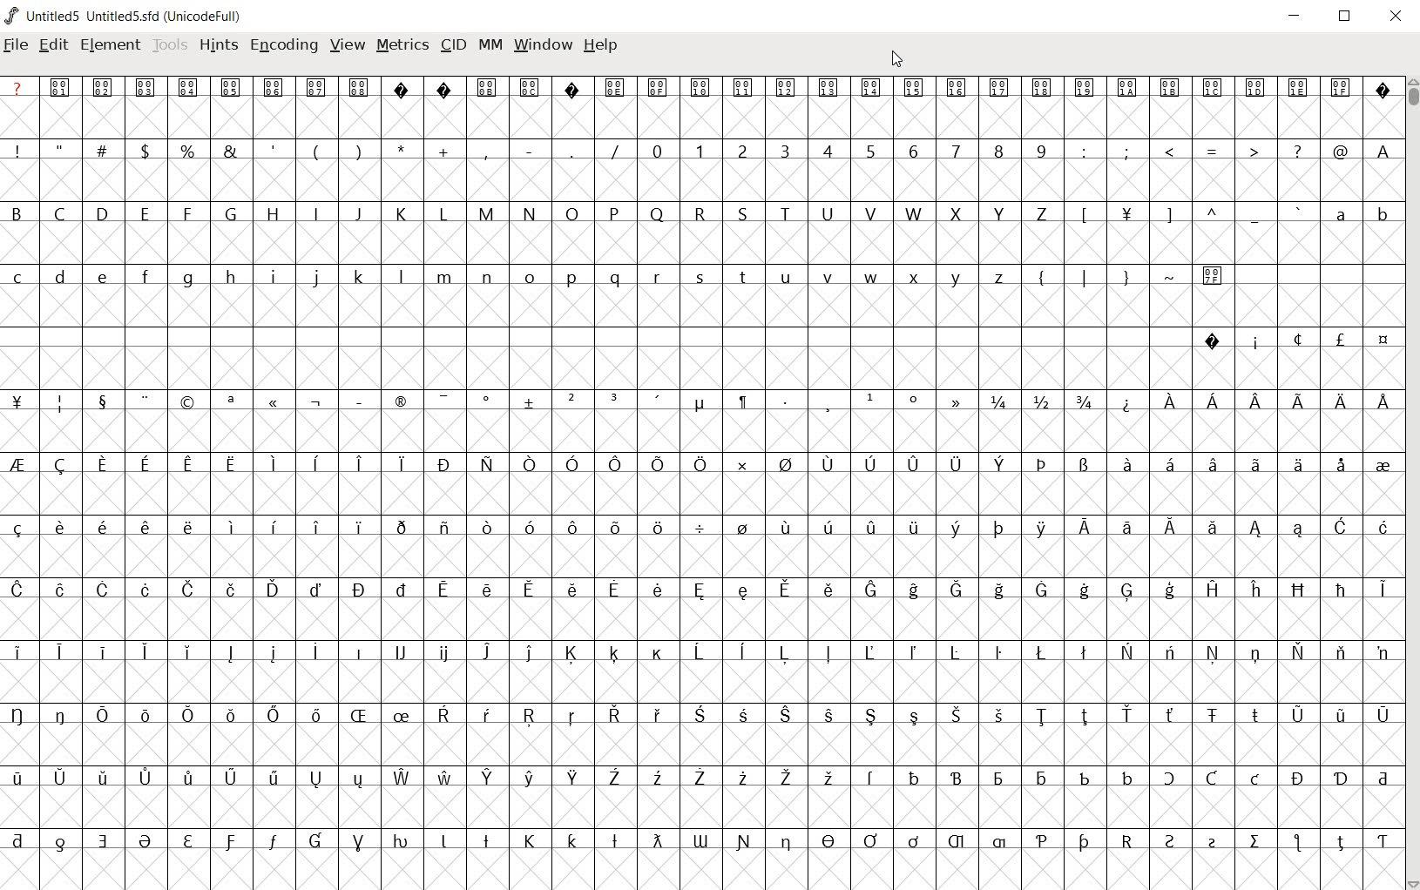 The height and width of the screenshot is (890, 1420). I want to click on Symbol, so click(869, 651).